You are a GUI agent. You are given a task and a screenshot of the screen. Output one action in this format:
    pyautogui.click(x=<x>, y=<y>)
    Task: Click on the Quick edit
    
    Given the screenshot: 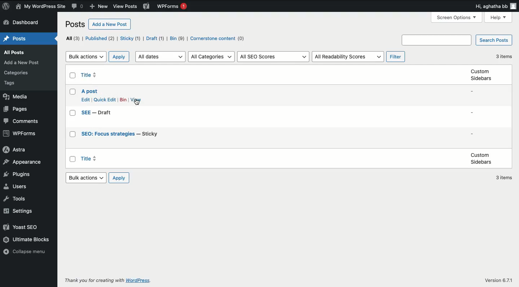 What is the action you would take?
    pyautogui.click(x=105, y=100)
    